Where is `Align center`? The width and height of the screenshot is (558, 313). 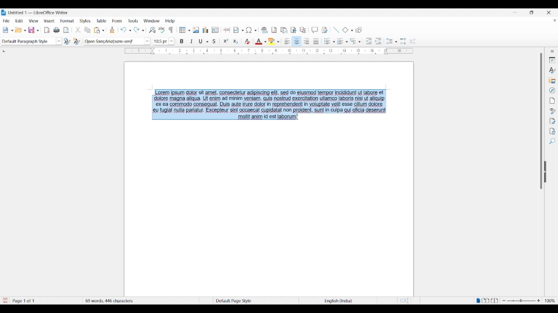
Align center is located at coordinates (297, 41).